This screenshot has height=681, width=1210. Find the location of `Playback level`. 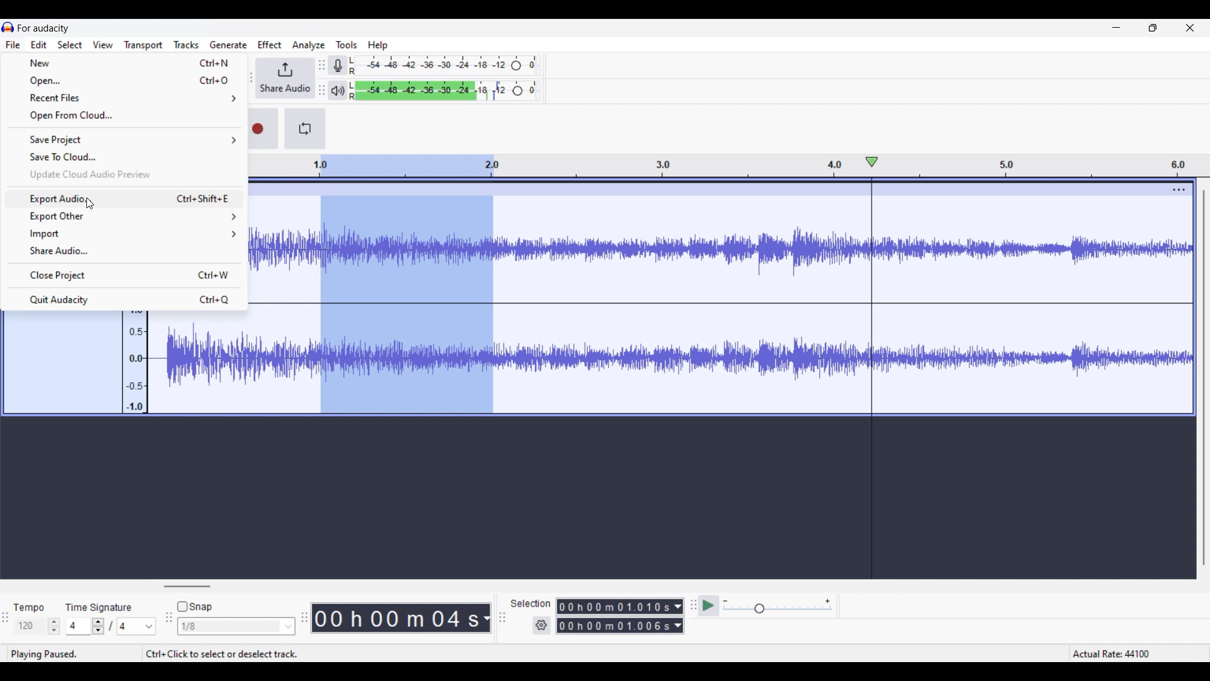

Playback level is located at coordinates (445, 90).